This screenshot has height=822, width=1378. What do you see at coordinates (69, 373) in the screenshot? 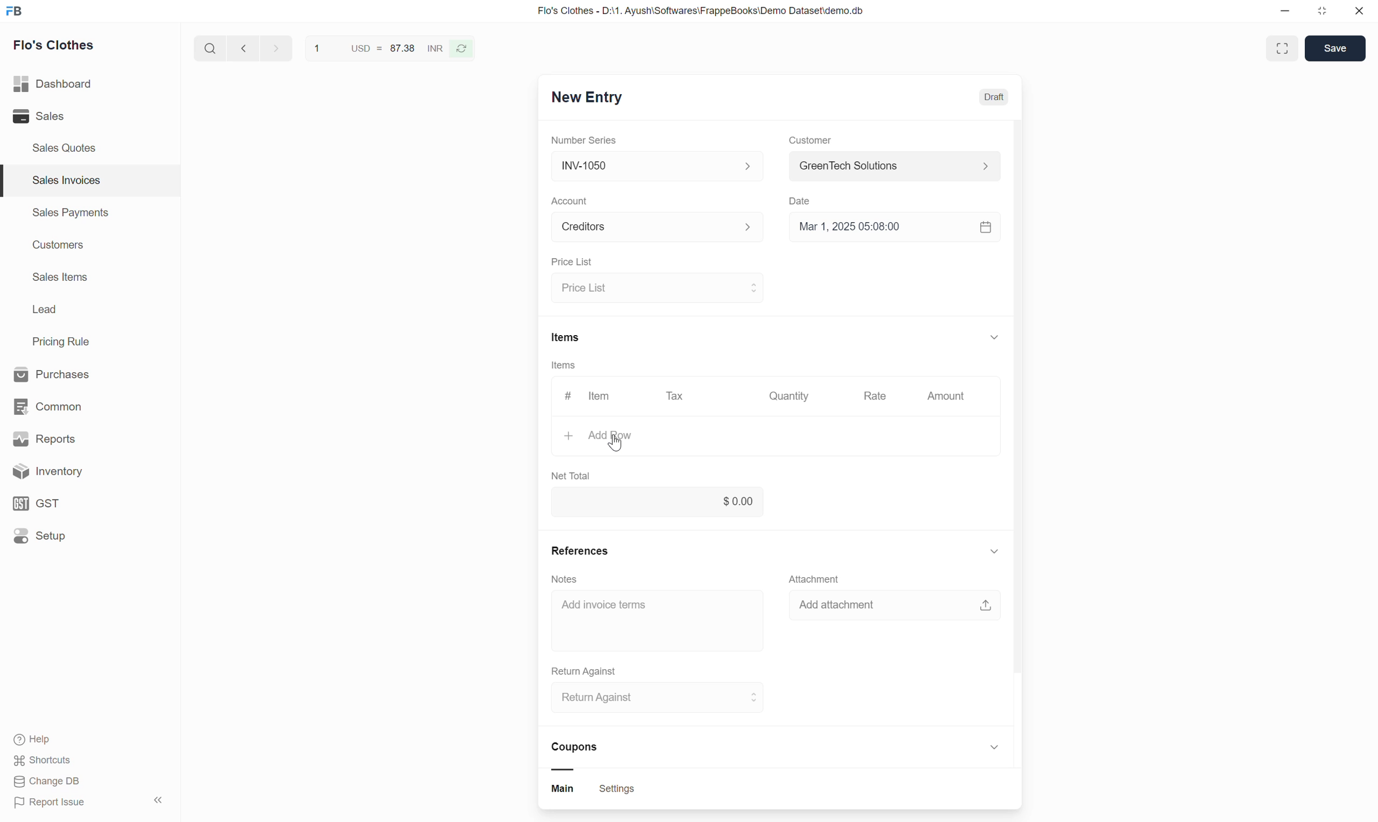
I see `Purchases ` at bounding box center [69, 373].